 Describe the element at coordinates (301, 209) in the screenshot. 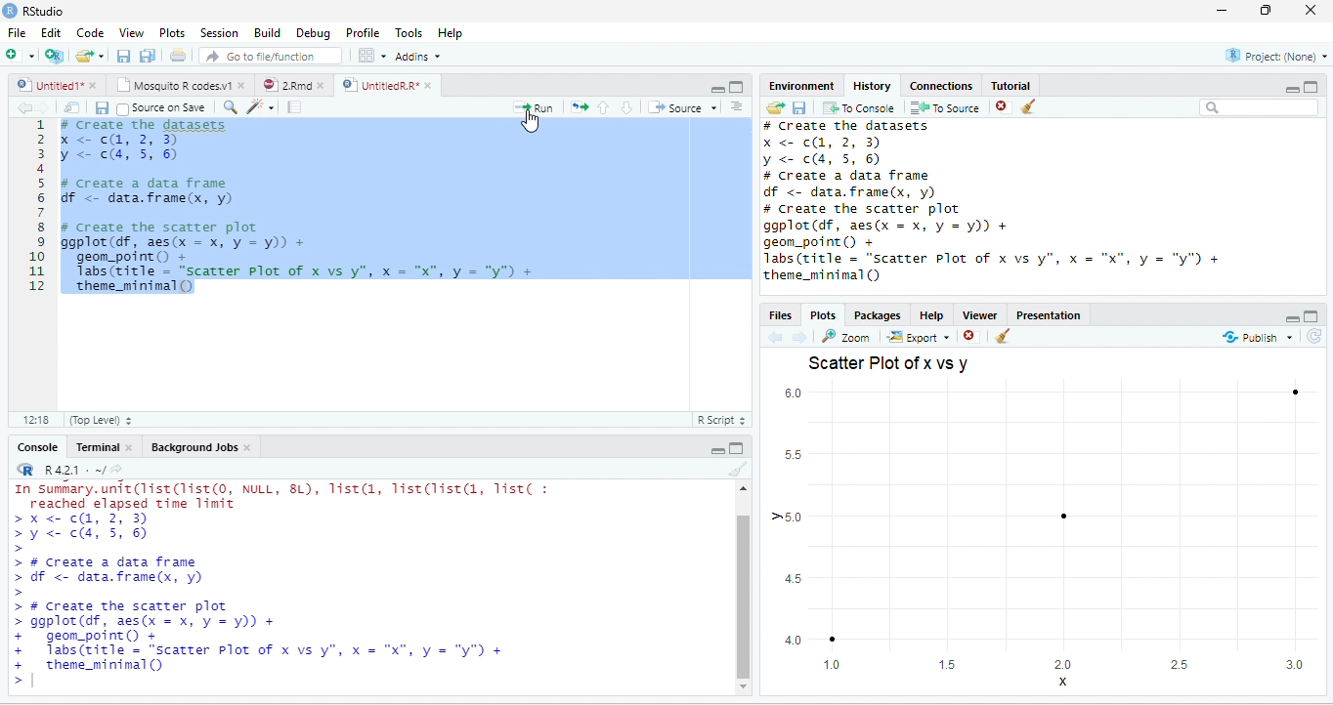

I see `# Create the datasets
x <- cQ1, 2, 3)
y < c@, 5. 6
# Create a data frame
of <- data.frame(x, y)
# Create the scatter plot
ggplot (df, aes(x = x, y = y)) +
geom_point() +
Tabs (title = "scatter Plot of x vs y", x = "x", y = "y") +
‘theme_minimal()` at that location.